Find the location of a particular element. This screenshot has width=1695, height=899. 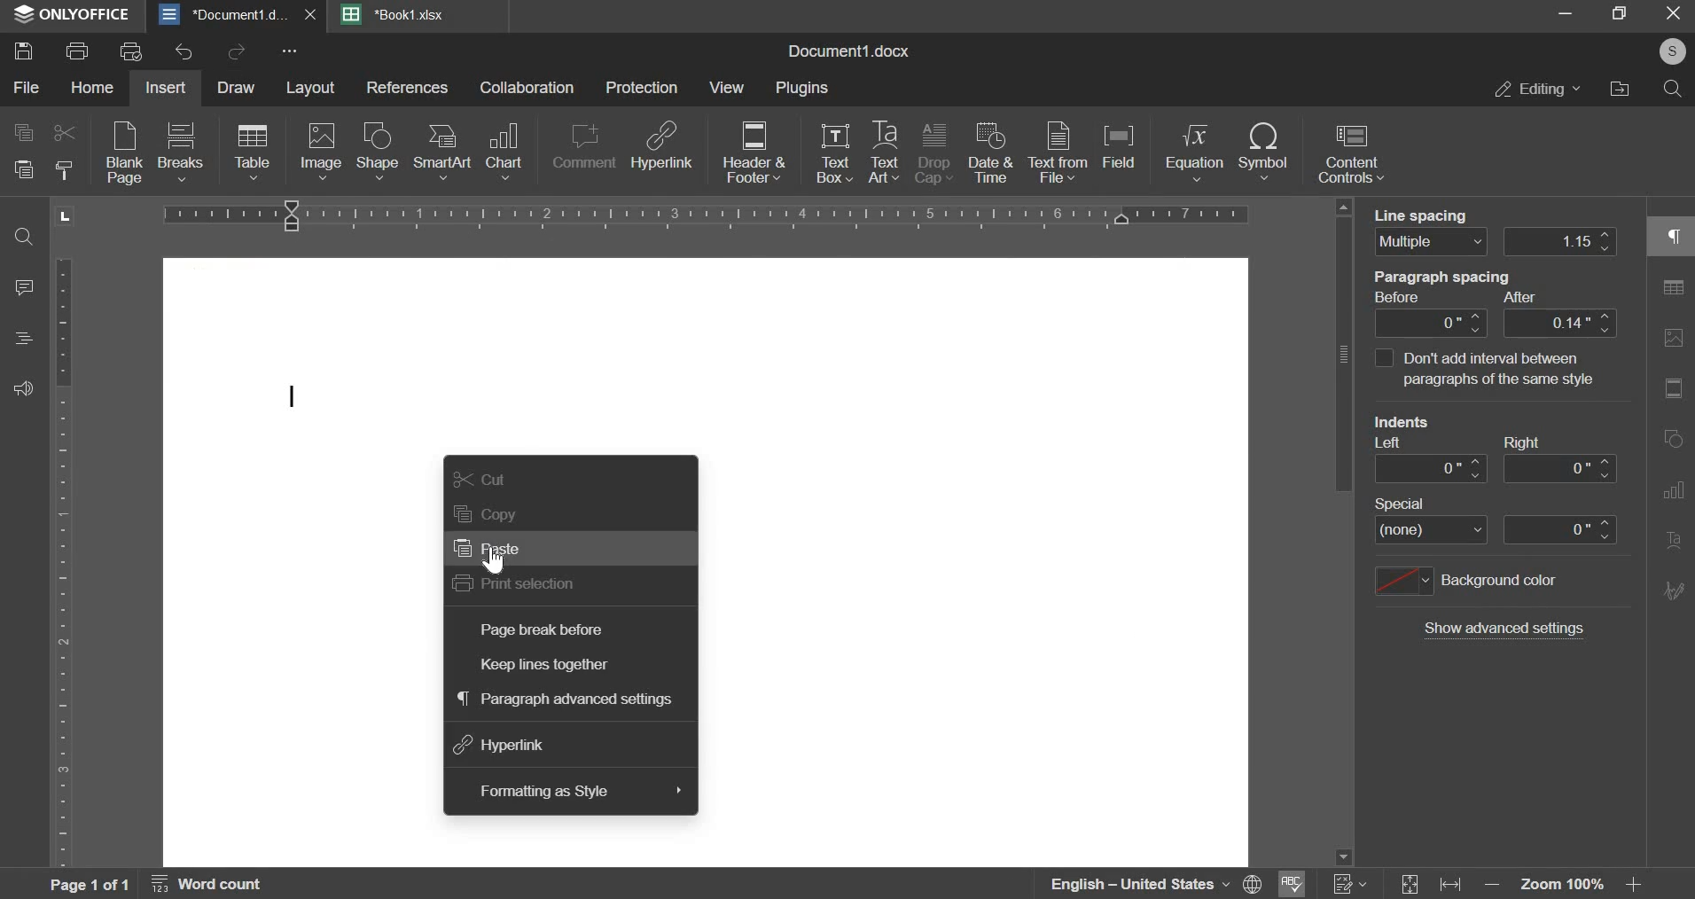

date & time is located at coordinates (992, 155).